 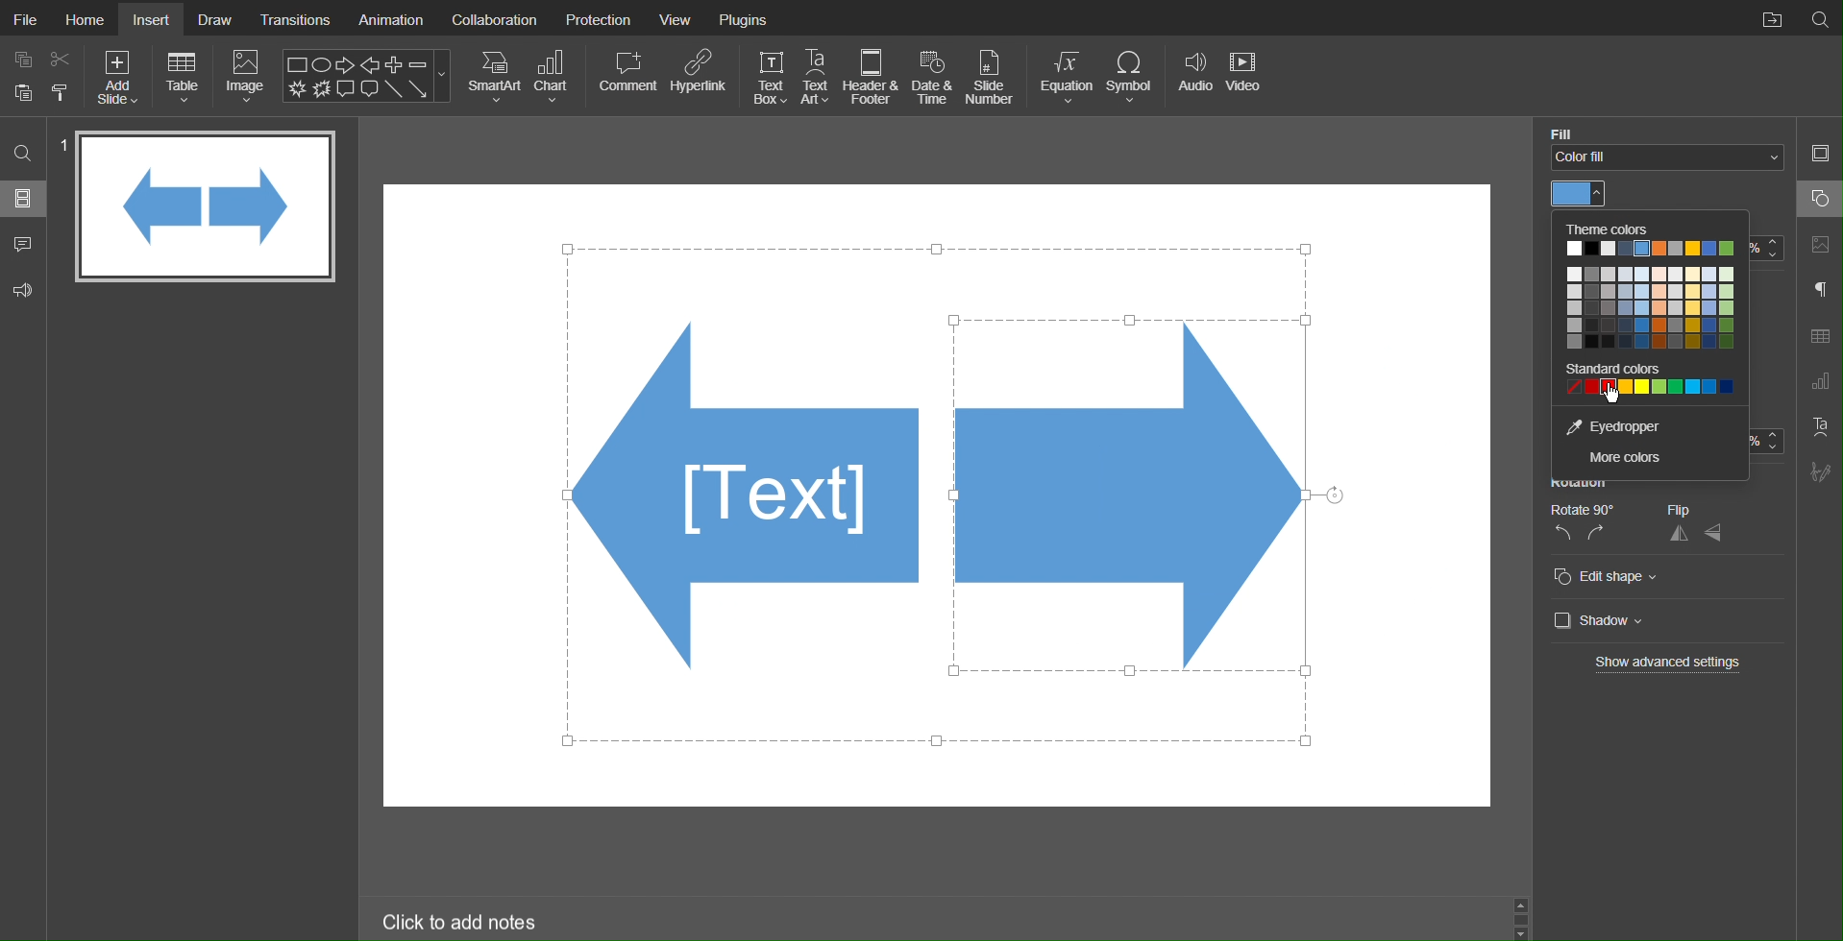 I want to click on down, so click(x=1524, y=930).